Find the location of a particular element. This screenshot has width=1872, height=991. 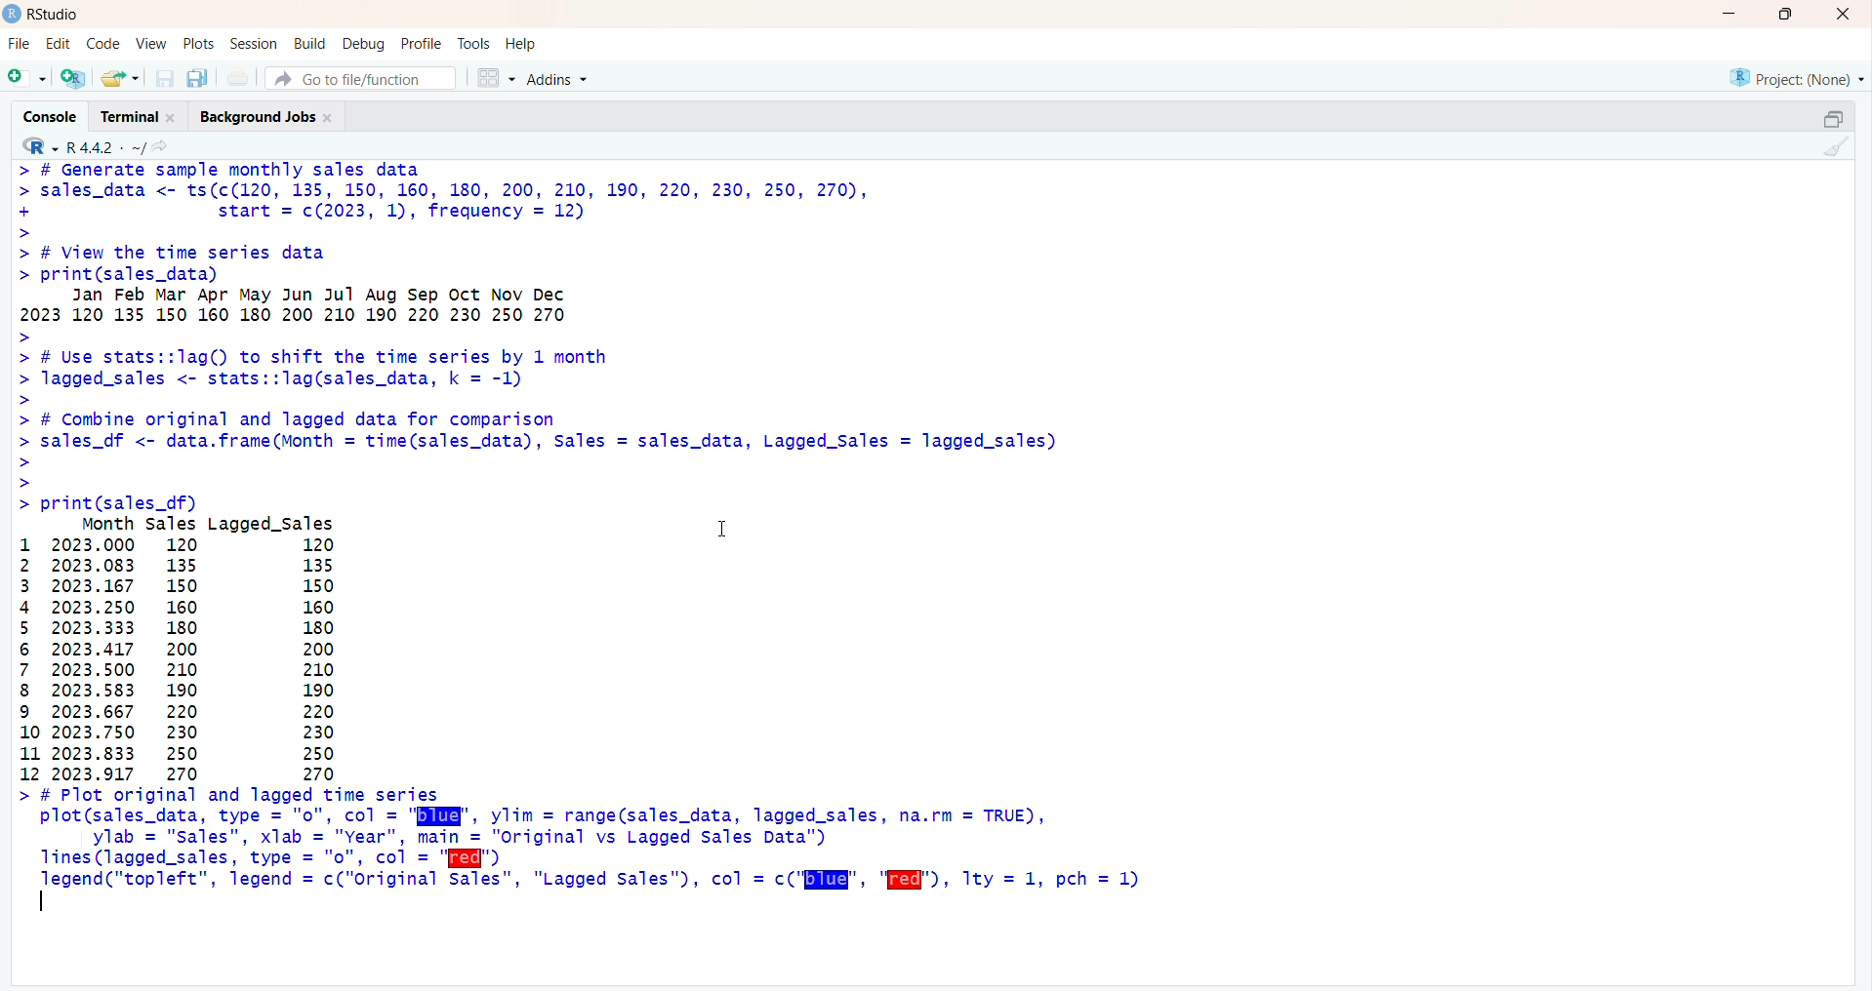

> # Use stats::lag() to shift the time series by 1 month> lagged_sales <- stats::lag(sales_data, k = -1)>> # Combine original and lagged data for comparison> sales_df <- data.frame(Month = time(sales_data), Sales = sales_data, Lagged_Sales = lagged_sales>>> is located at coordinates (537, 411).